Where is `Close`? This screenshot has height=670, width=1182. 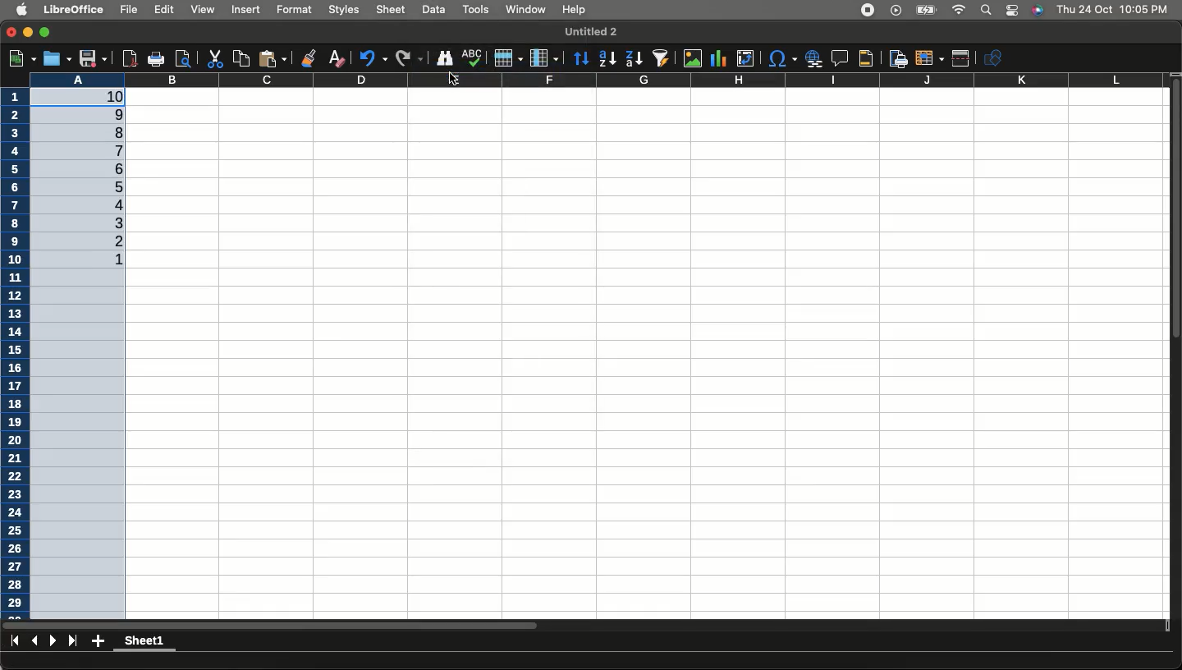
Close is located at coordinates (11, 33).